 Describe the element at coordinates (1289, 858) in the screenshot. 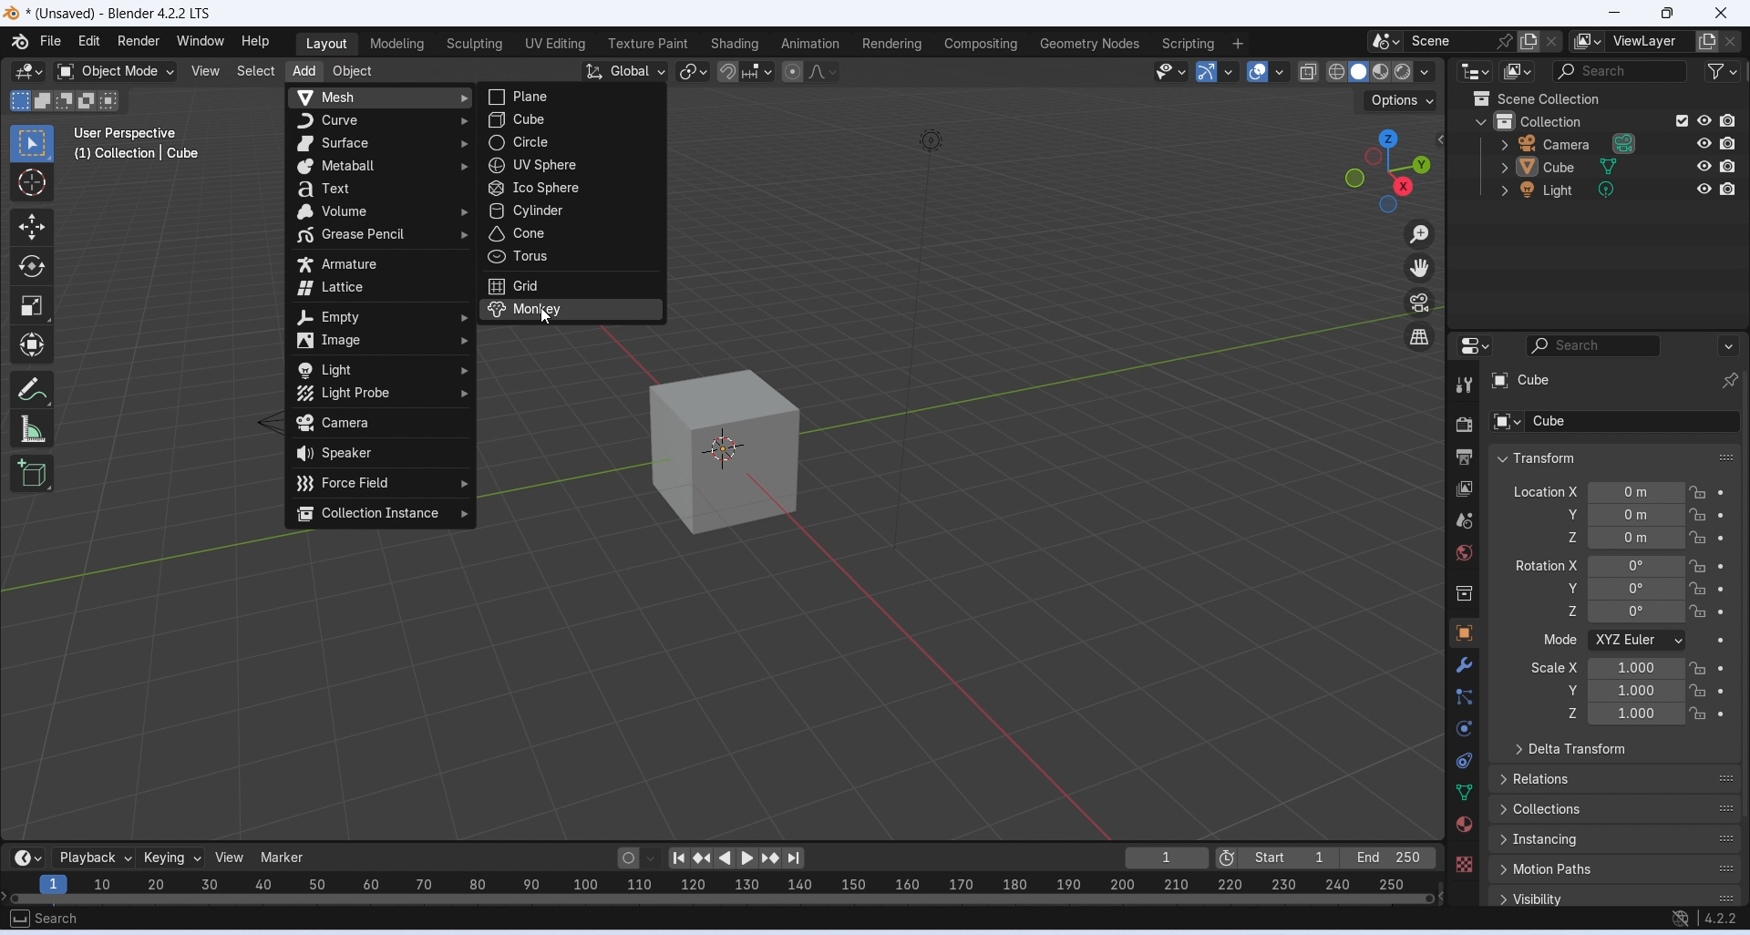

I see `Start 1` at that location.